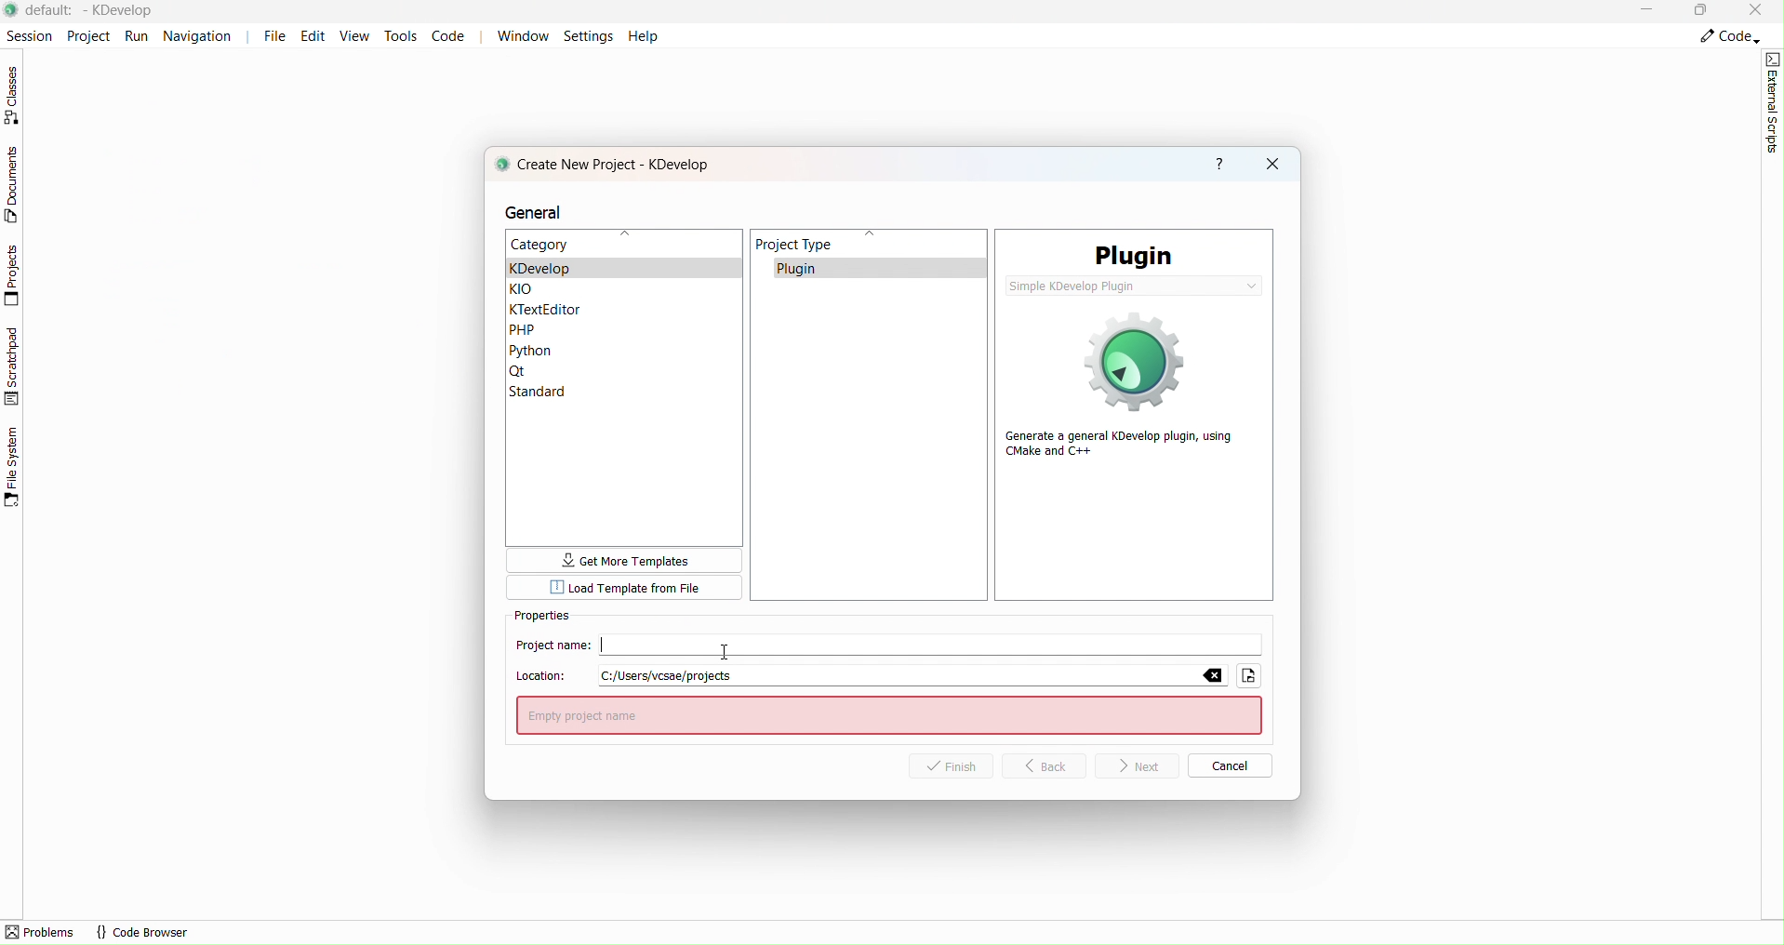 This screenshot has width=1784, height=945. What do you see at coordinates (1051, 765) in the screenshot?
I see `Back` at bounding box center [1051, 765].